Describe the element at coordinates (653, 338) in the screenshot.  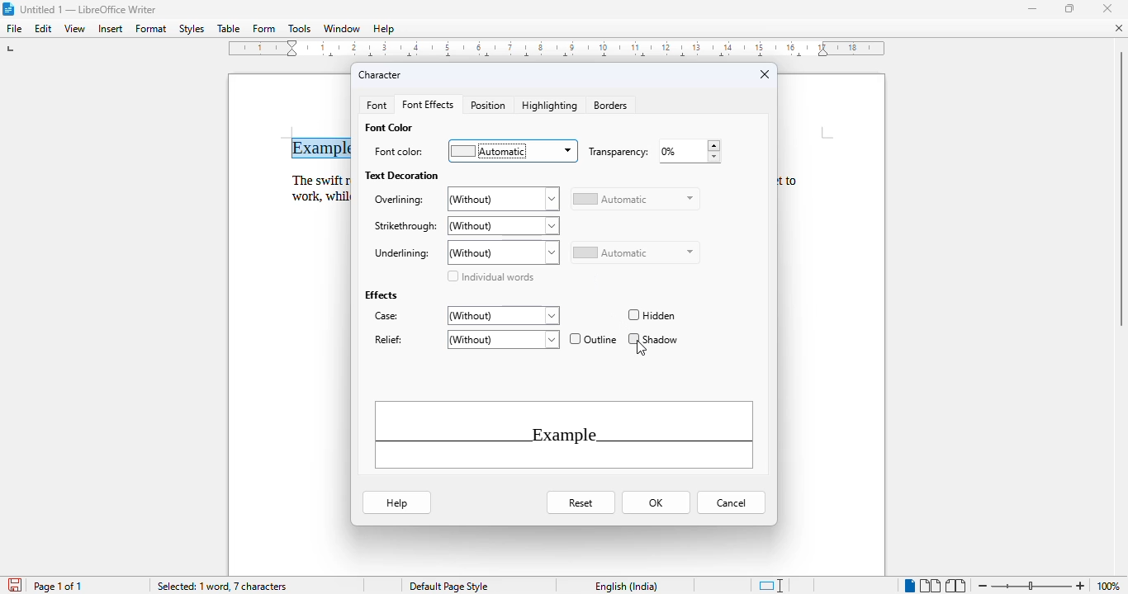
I see `shadow` at that location.